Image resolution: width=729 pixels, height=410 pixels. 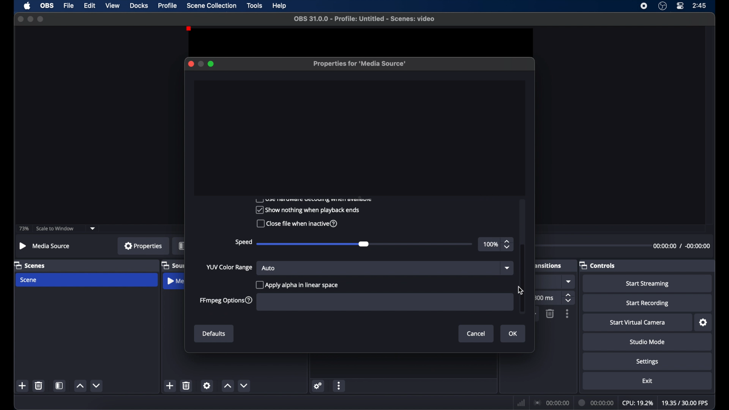 What do you see at coordinates (23, 229) in the screenshot?
I see `73%` at bounding box center [23, 229].